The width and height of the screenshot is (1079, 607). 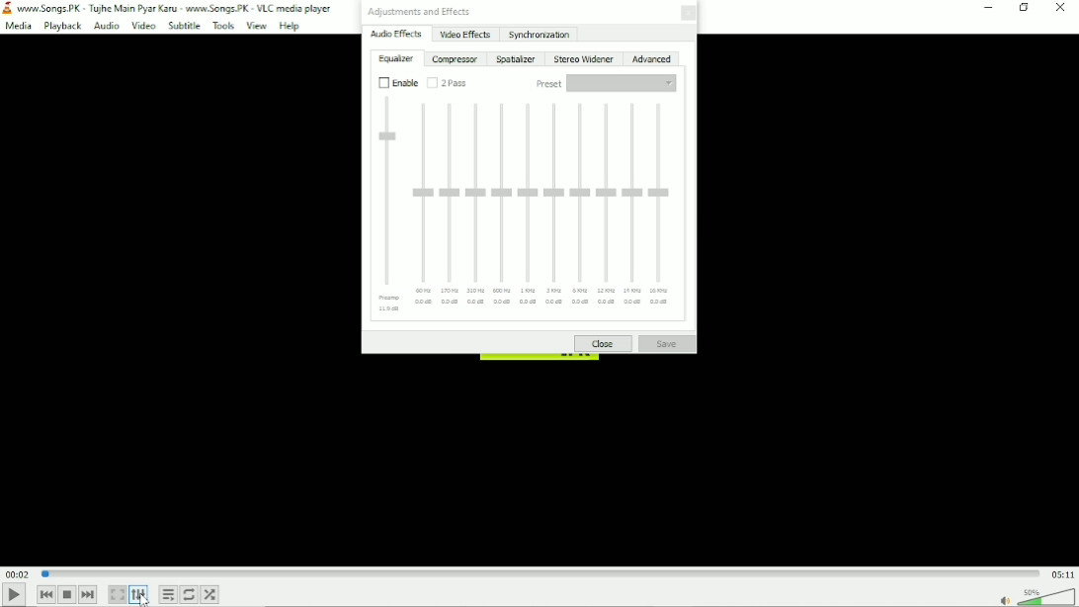 What do you see at coordinates (141, 597) in the screenshot?
I see `Cursor` at bounding box center [141, 597].